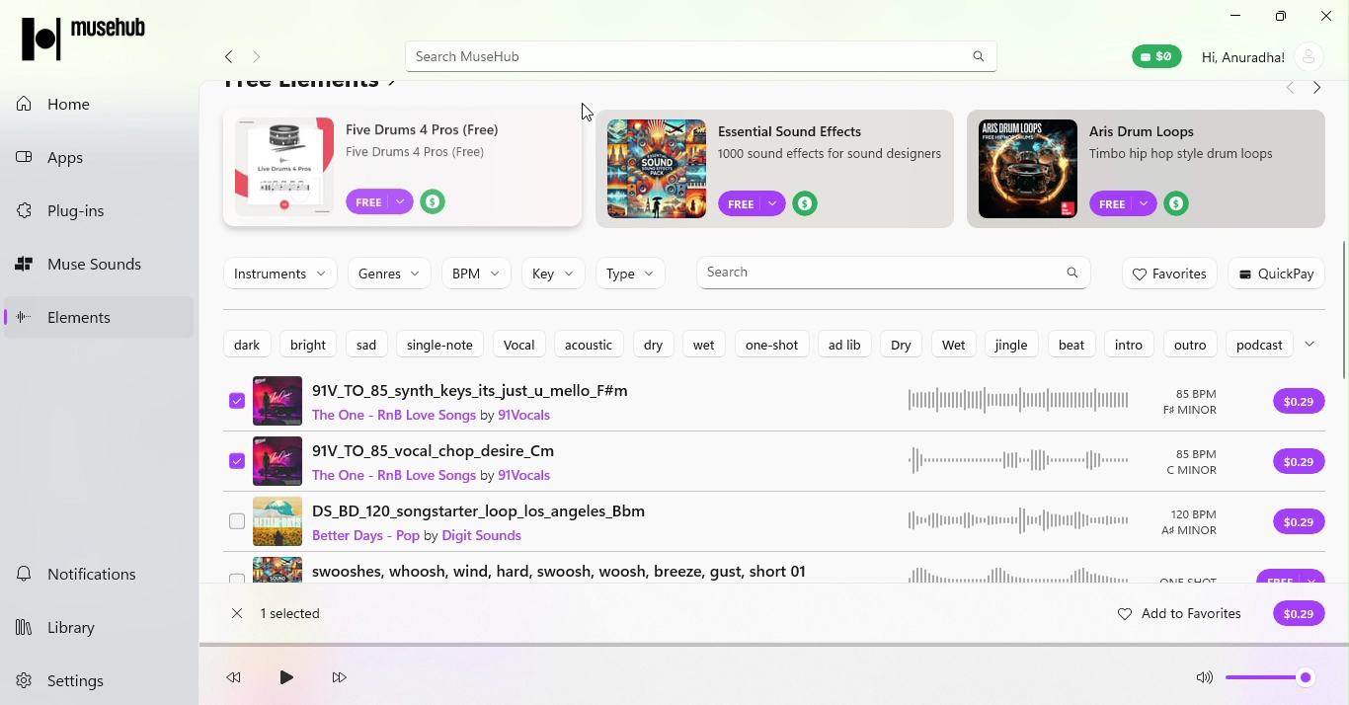  I want to click on Settings, so click(75, 682).